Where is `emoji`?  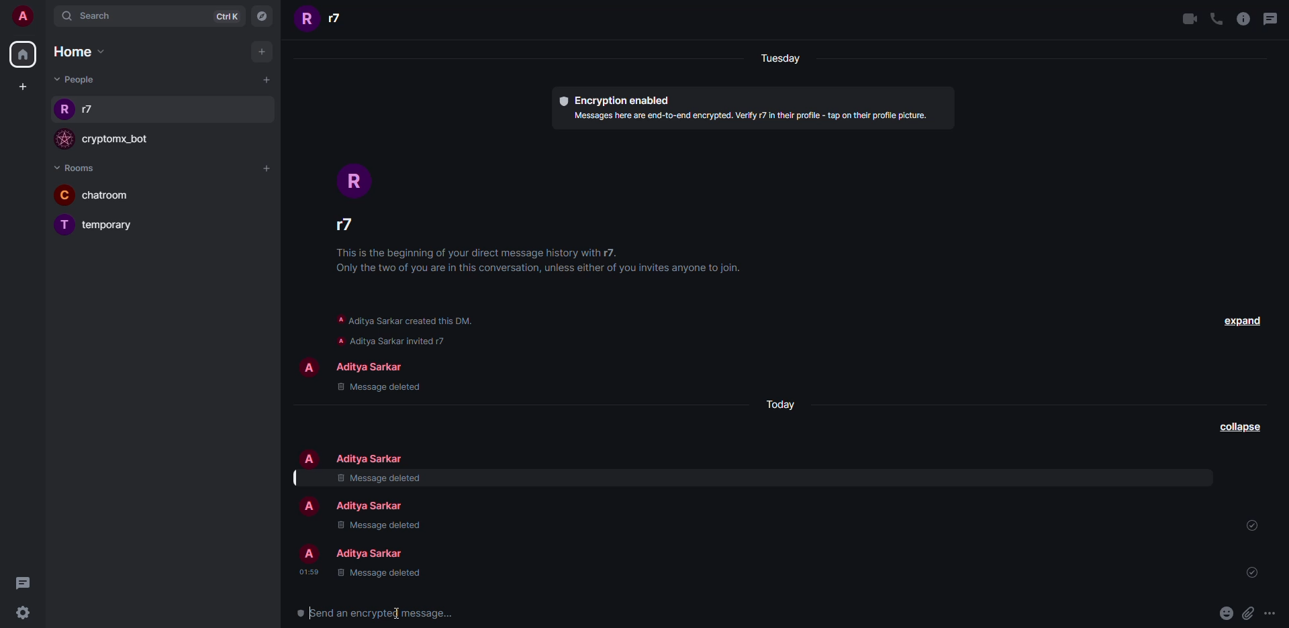 emoji is located at coordinates (1225, 612).